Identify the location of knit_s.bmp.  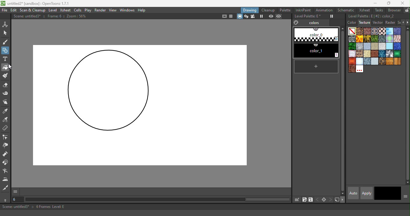
(397, 39).